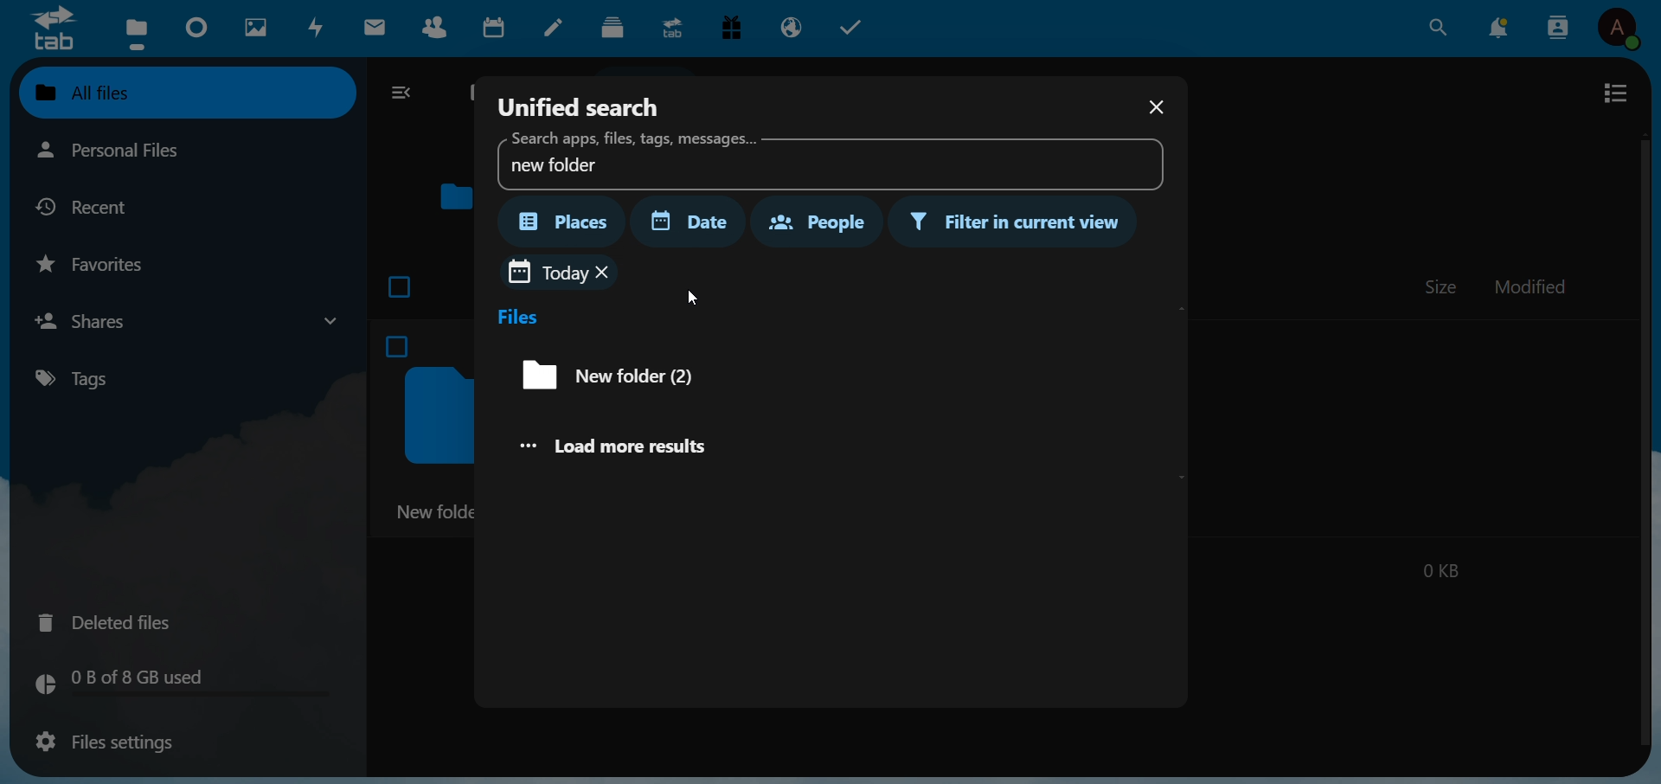 The image size is (1661, 784). Describe the element at coordinates (100, 743) in the screenshot. I see `files setting` at that location.